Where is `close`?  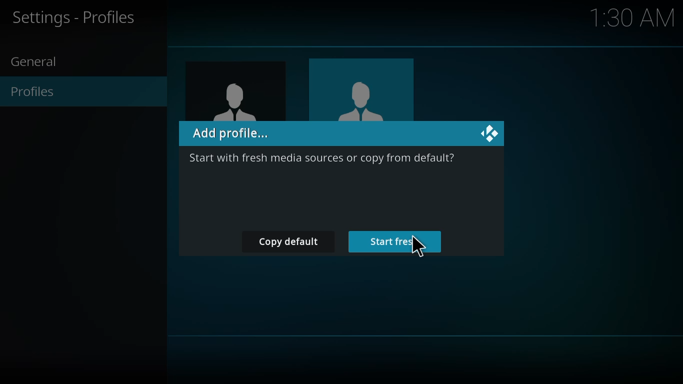 close is located at coordinates (491, 133).